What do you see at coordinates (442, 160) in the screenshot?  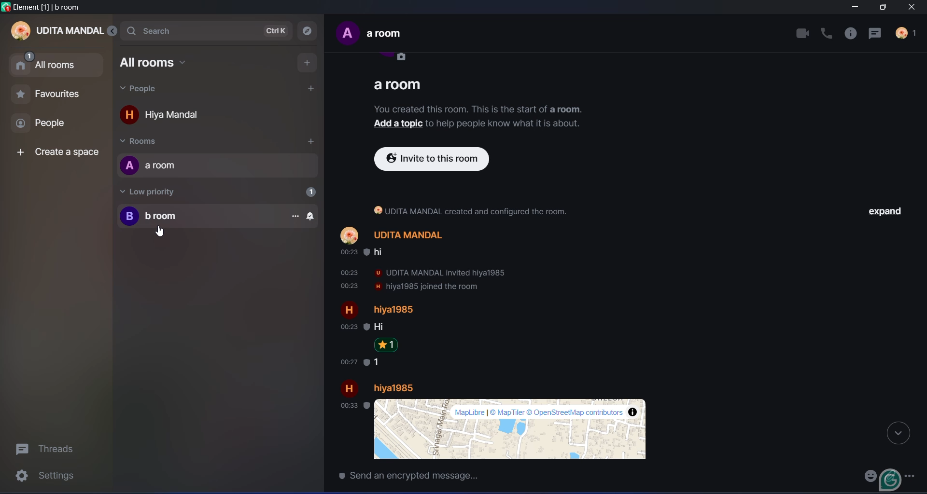 I see `& Invite to this room` at bounding box center [442, 160].